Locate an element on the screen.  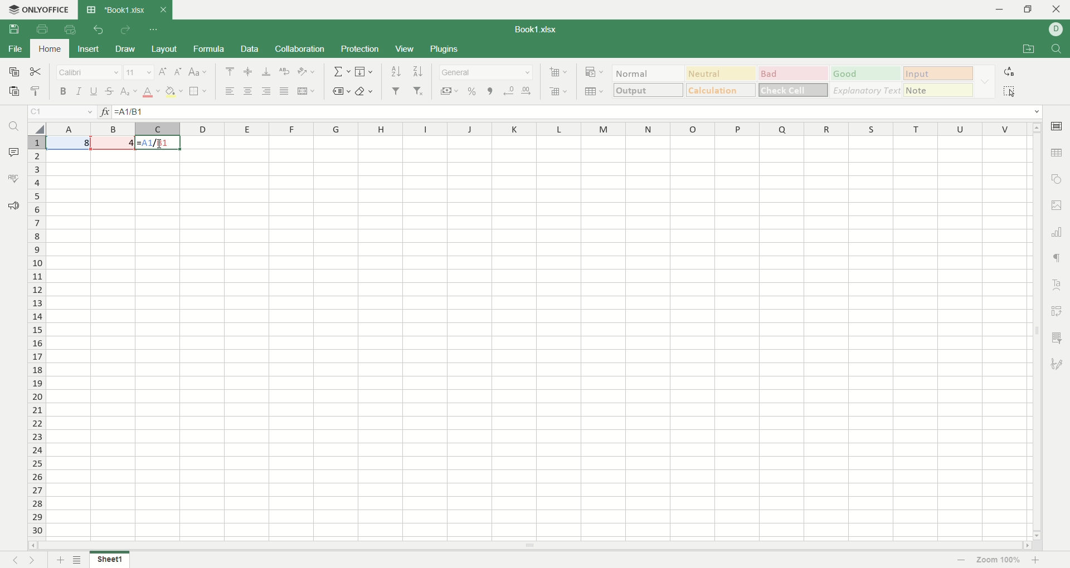
background color is located at coordinates (174, 92).